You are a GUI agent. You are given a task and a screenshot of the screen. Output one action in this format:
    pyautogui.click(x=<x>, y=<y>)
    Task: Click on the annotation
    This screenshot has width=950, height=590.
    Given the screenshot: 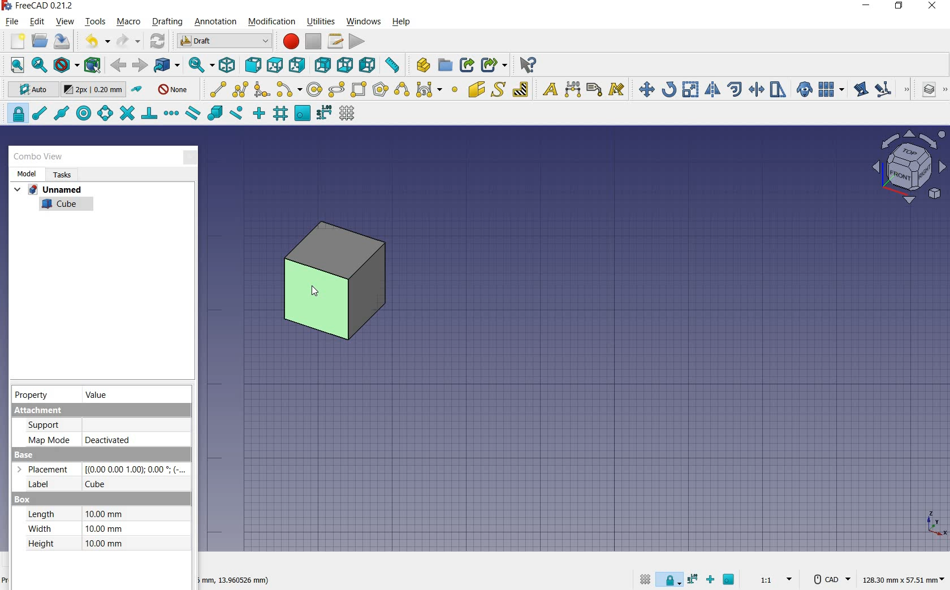 What is the action you would take?
    pyautogui.click(x=217, y=22)
    